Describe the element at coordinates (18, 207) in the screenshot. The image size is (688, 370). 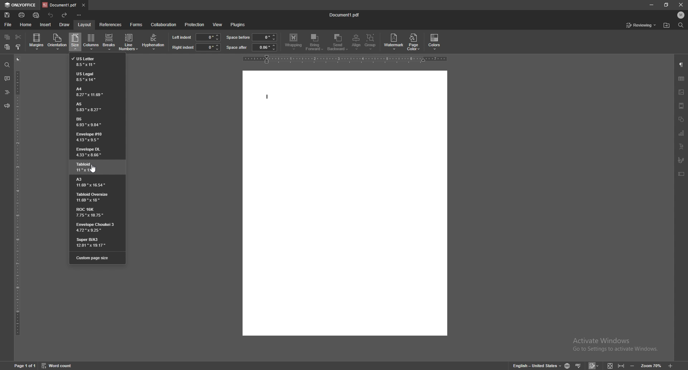
I see `vertical scale` at that location.